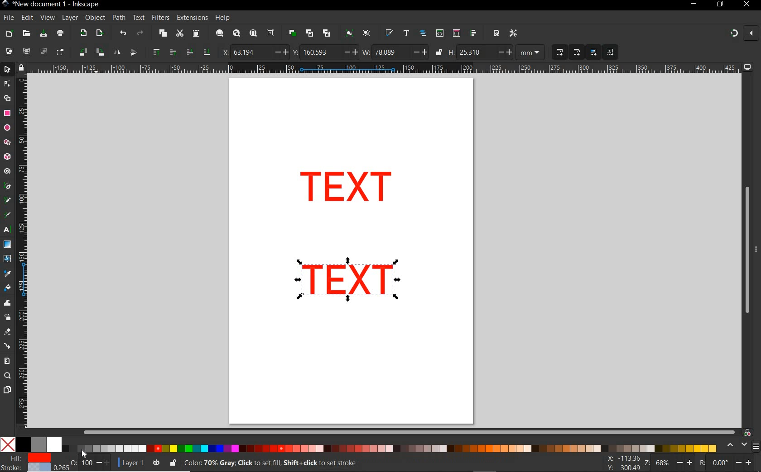 The width and height of the screenshot is (761, 472). Describe the element at coordinates (95, 18) in the screenshot. I see `object` at that location.